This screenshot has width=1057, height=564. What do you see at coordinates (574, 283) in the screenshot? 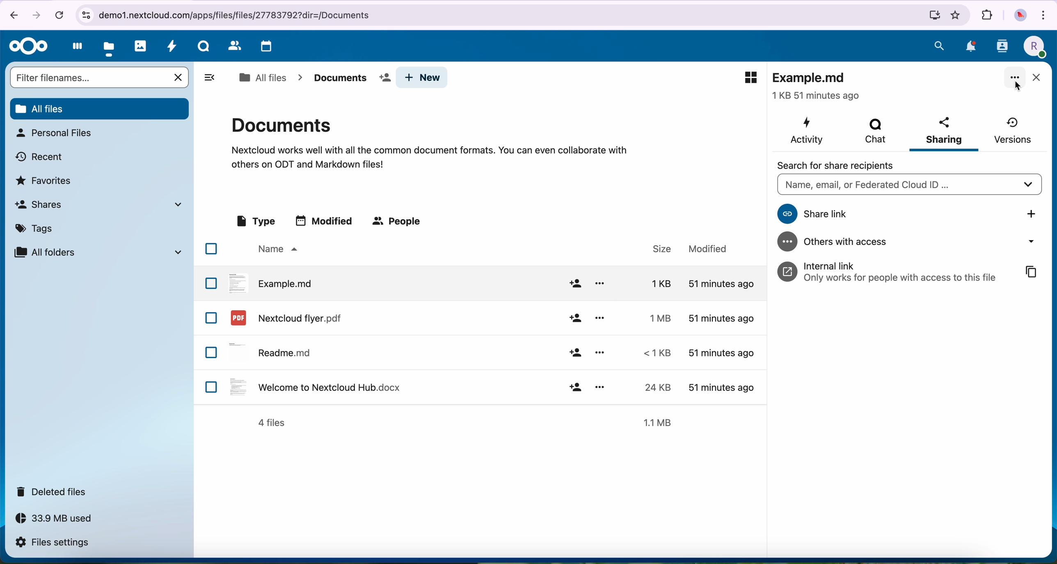
I see `add` at bounding box center [574, 283].